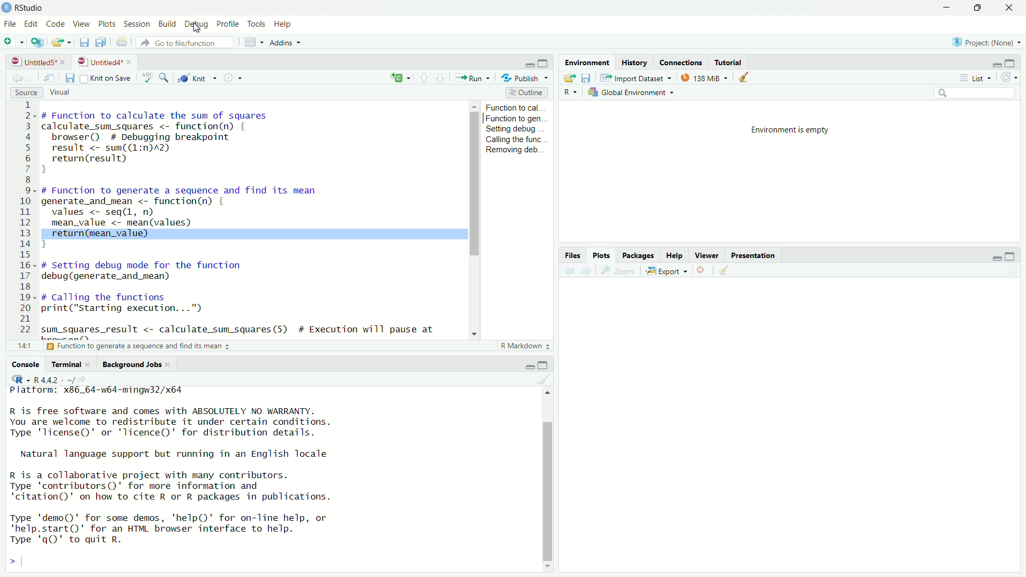 This screenshot has width=1026, height=577. I want to click on go to previous section/chunk, so click(422, 77).